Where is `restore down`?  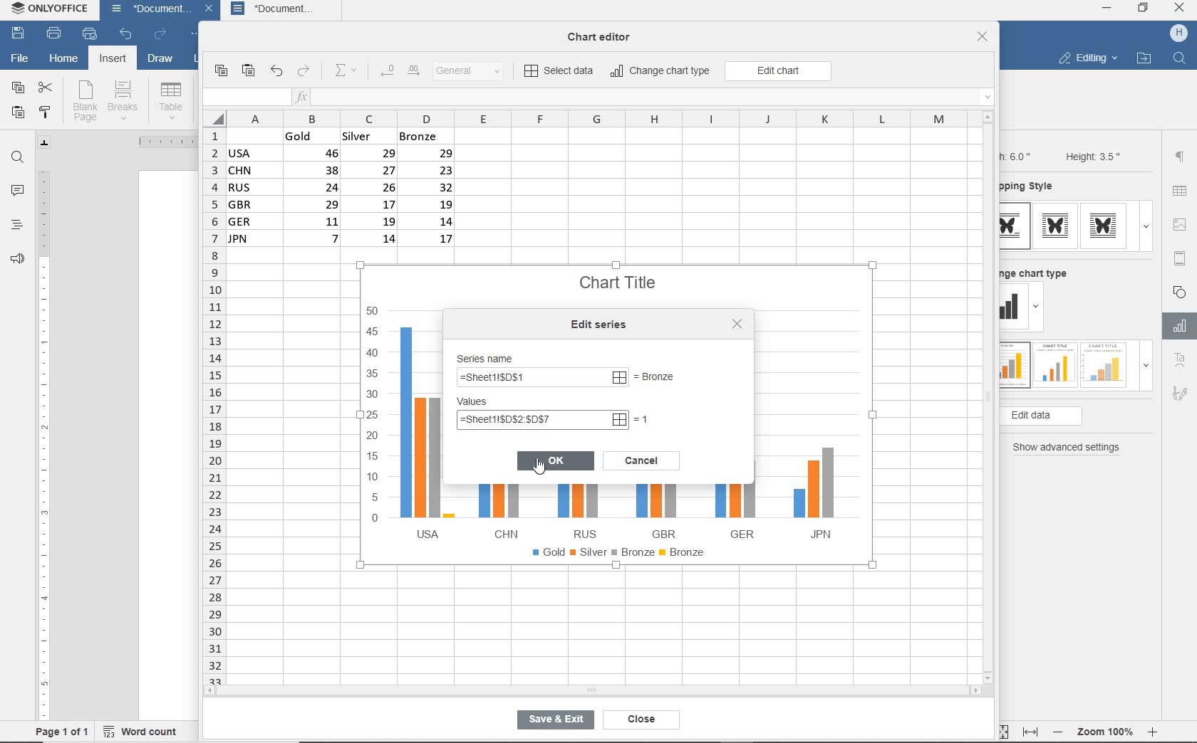
restore down is located at coordinates (1144, 9).